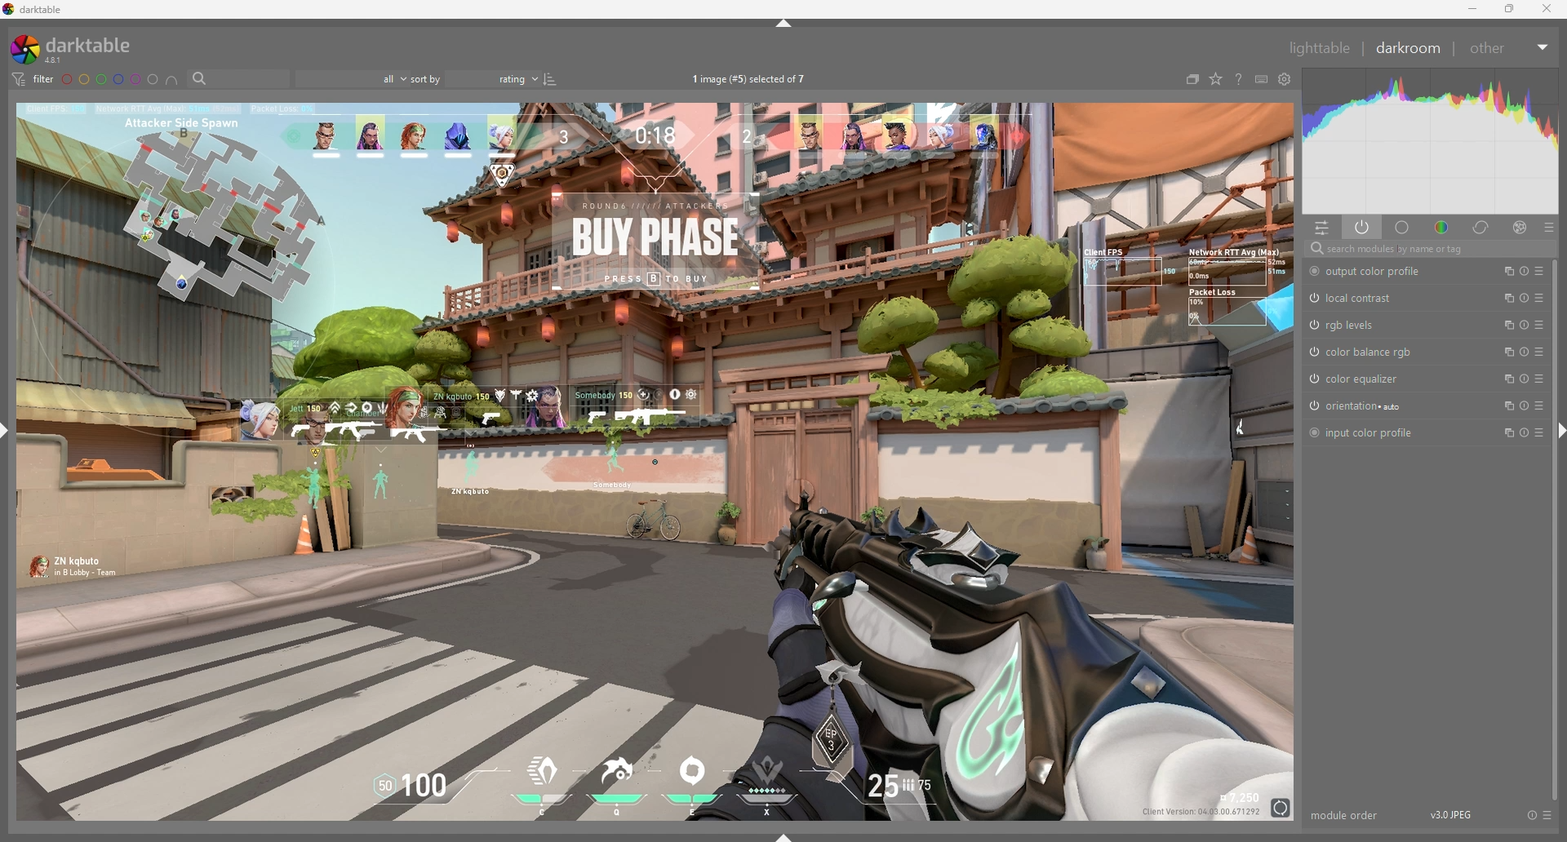 This screenshot has height=842, width=1567. What do you see at coordinates (1286, 78) in the screenshot?
I see `show global preferences` at bounding box center [1286, 78].